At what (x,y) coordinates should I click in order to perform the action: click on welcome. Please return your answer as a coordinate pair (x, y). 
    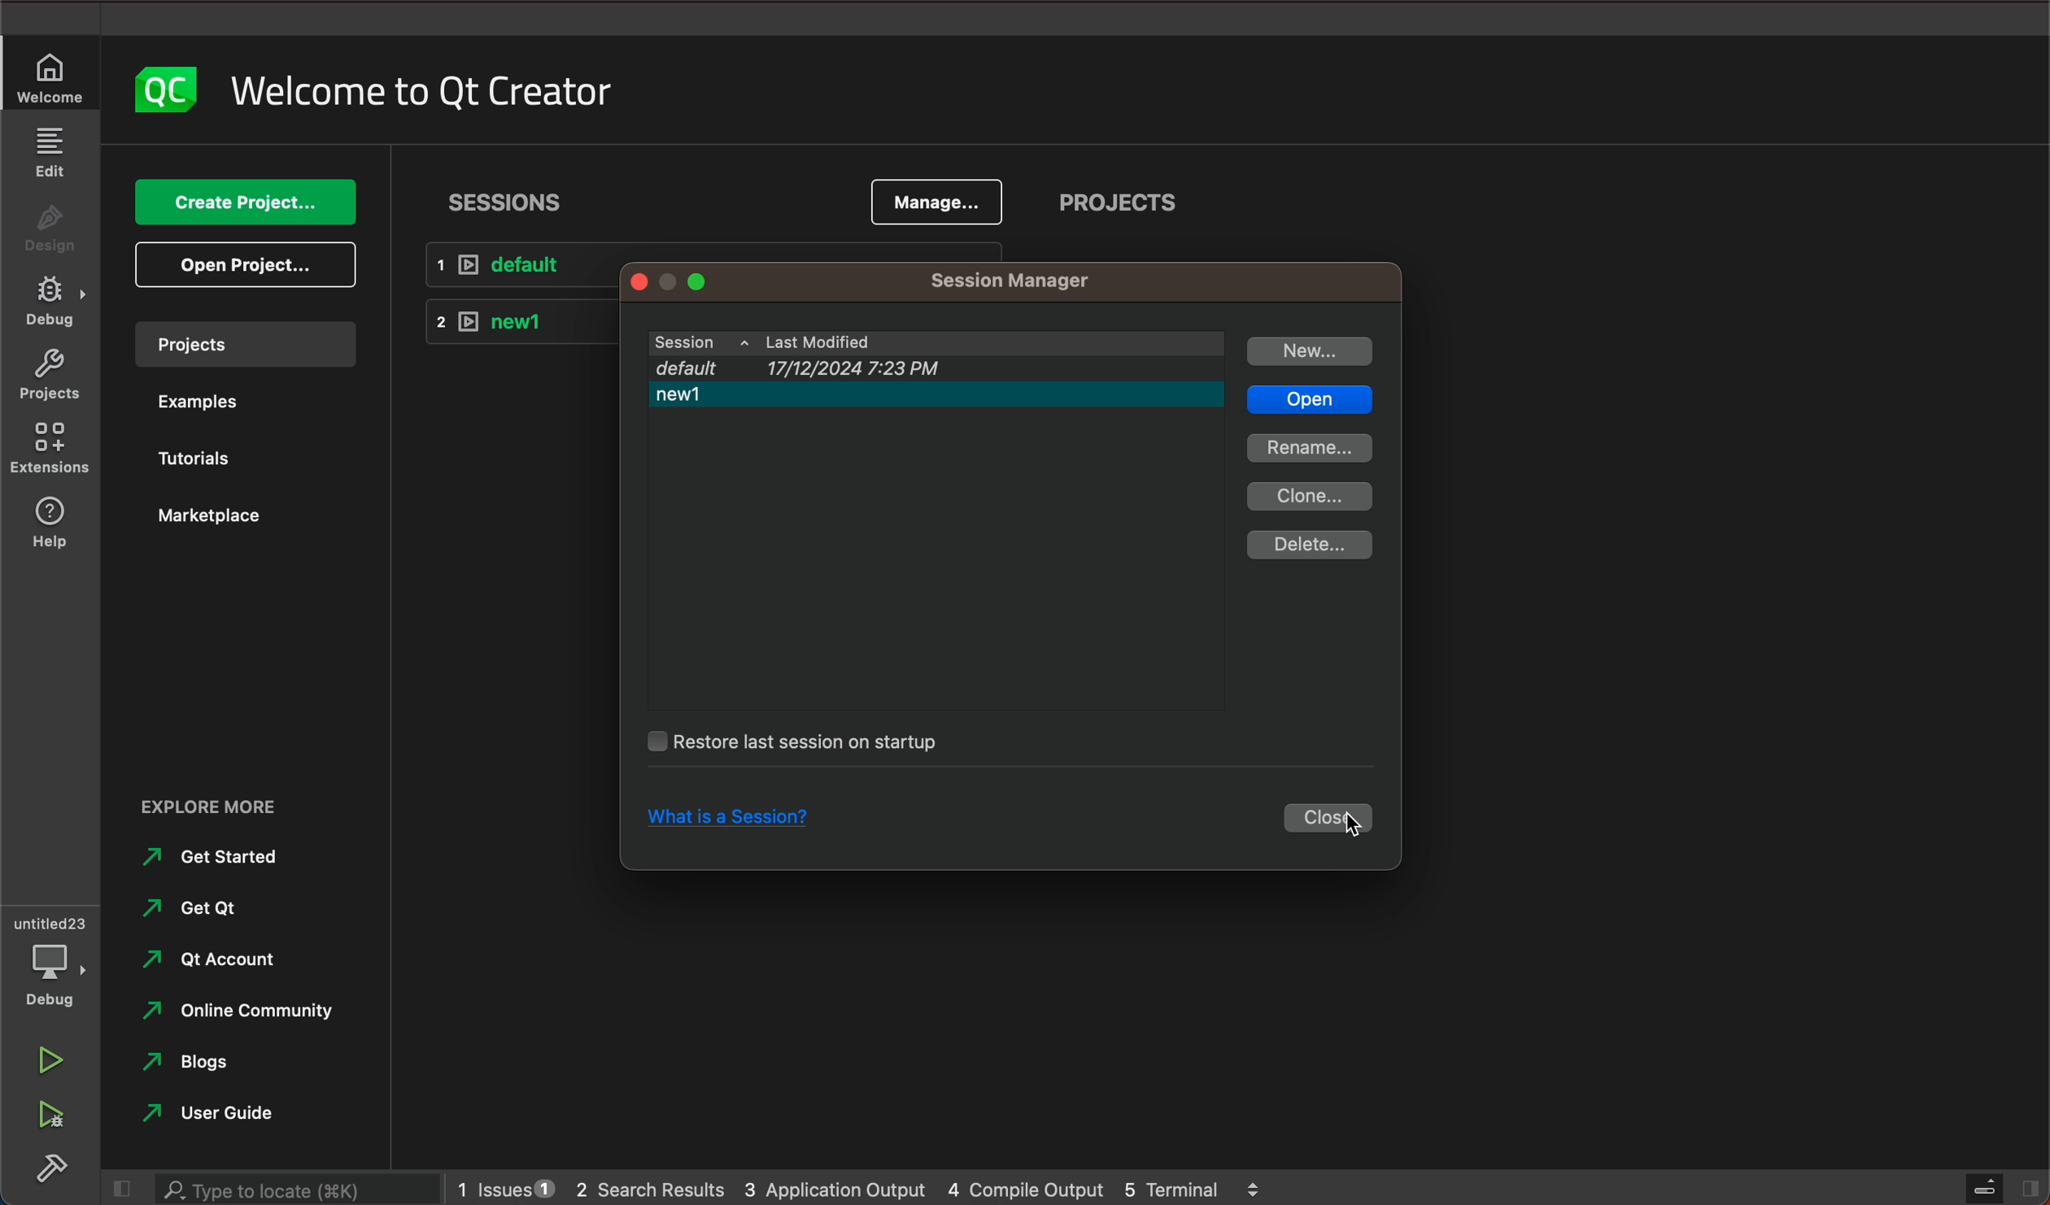
    Looking at the image, I should click on (52, 79).